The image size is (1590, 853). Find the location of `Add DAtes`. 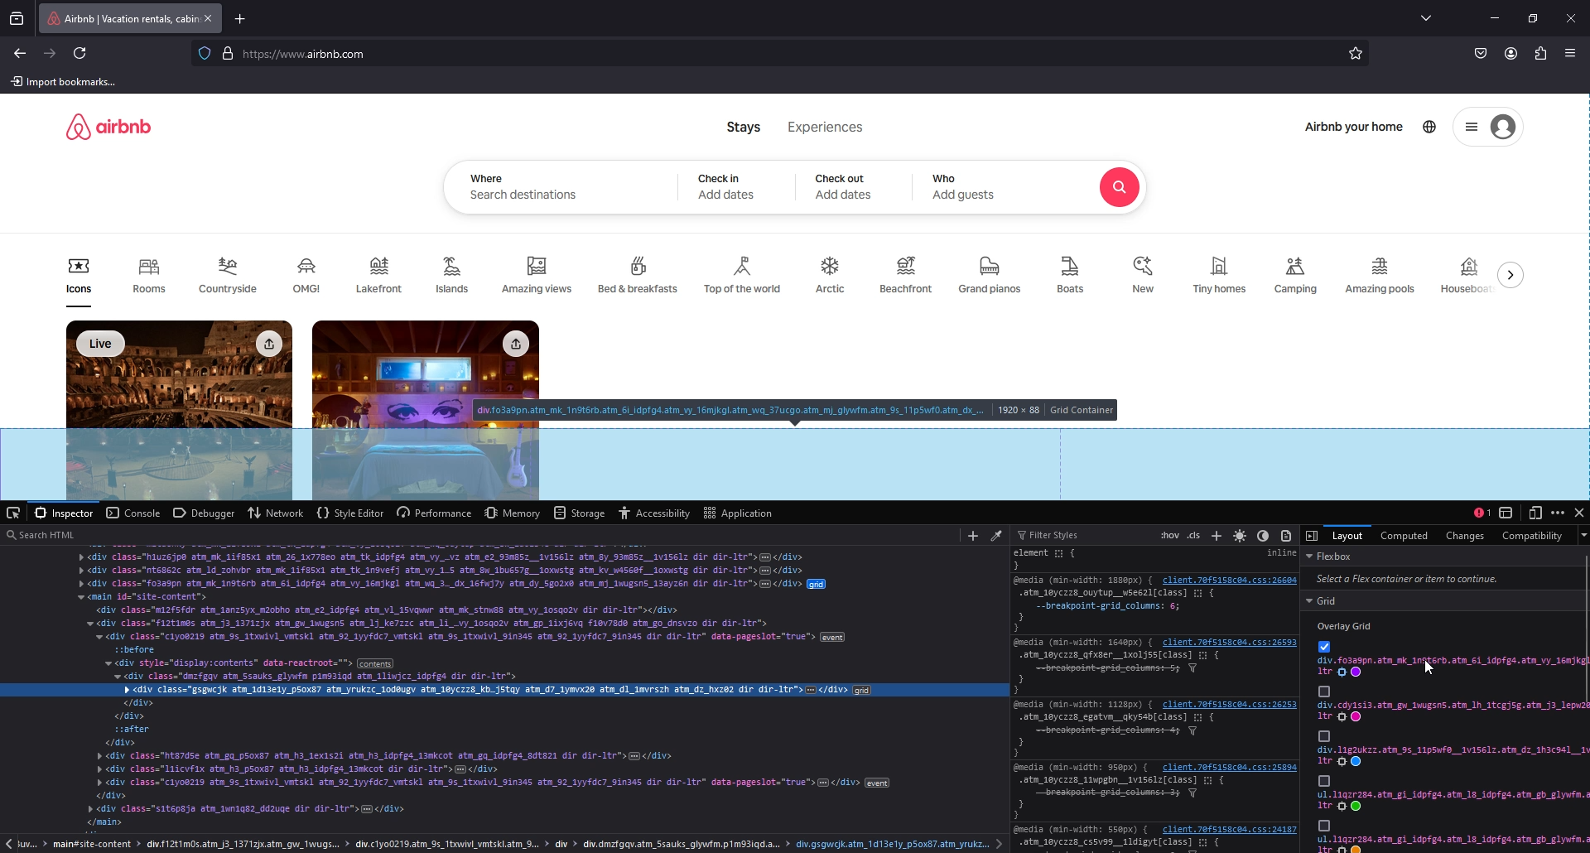

Add DAtes is located at coordinates (729, 195).